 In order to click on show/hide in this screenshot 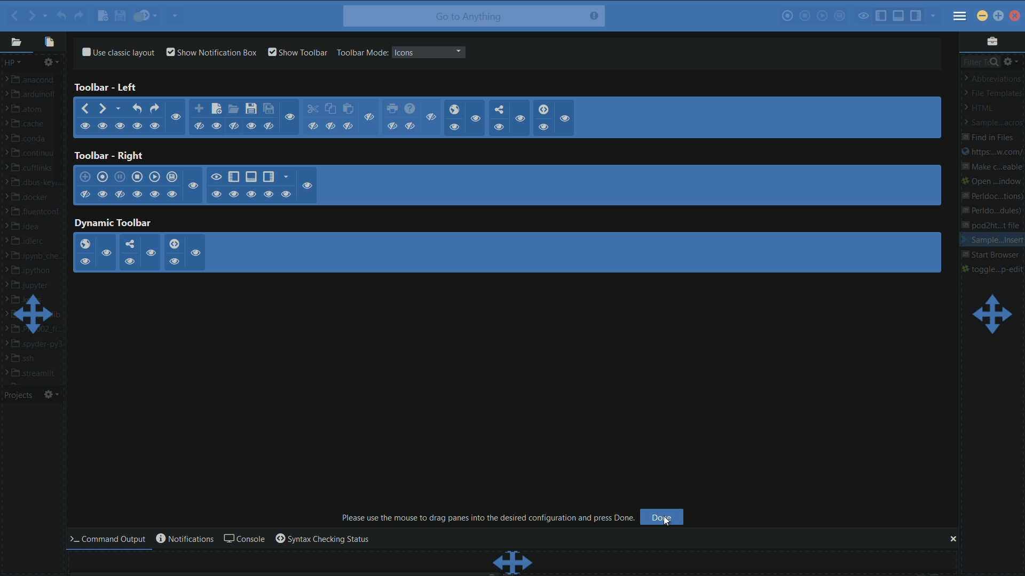, I will do `click(519, 119)`.